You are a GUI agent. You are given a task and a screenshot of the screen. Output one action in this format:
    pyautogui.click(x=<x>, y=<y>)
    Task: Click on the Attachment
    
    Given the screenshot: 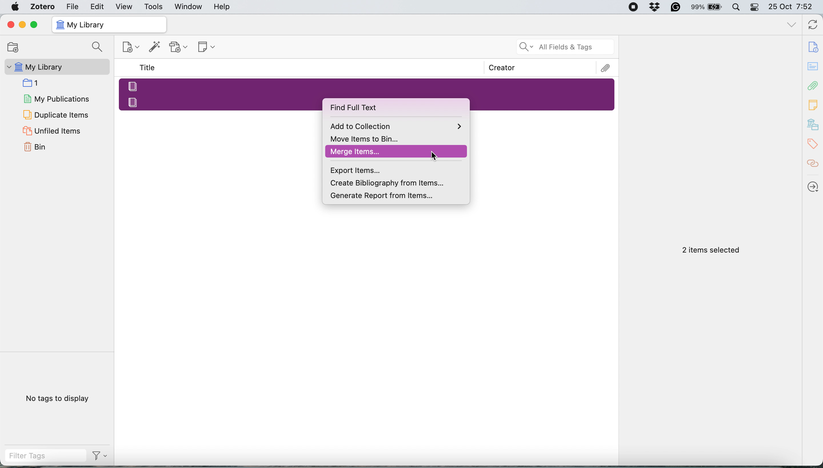 What is the action you would take?
    pyautogui.click(x=813, y=85)
    